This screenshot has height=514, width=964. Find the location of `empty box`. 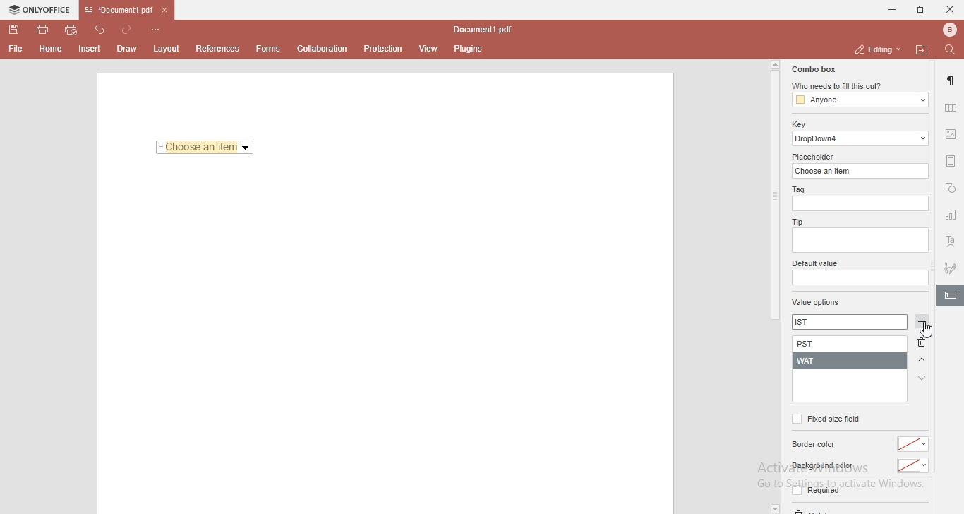

empty box is located at coordinates (859, 278).